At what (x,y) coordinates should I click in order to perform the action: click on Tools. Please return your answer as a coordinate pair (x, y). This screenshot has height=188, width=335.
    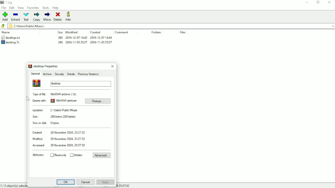
    Looking at the image, I should click on (46, 8).